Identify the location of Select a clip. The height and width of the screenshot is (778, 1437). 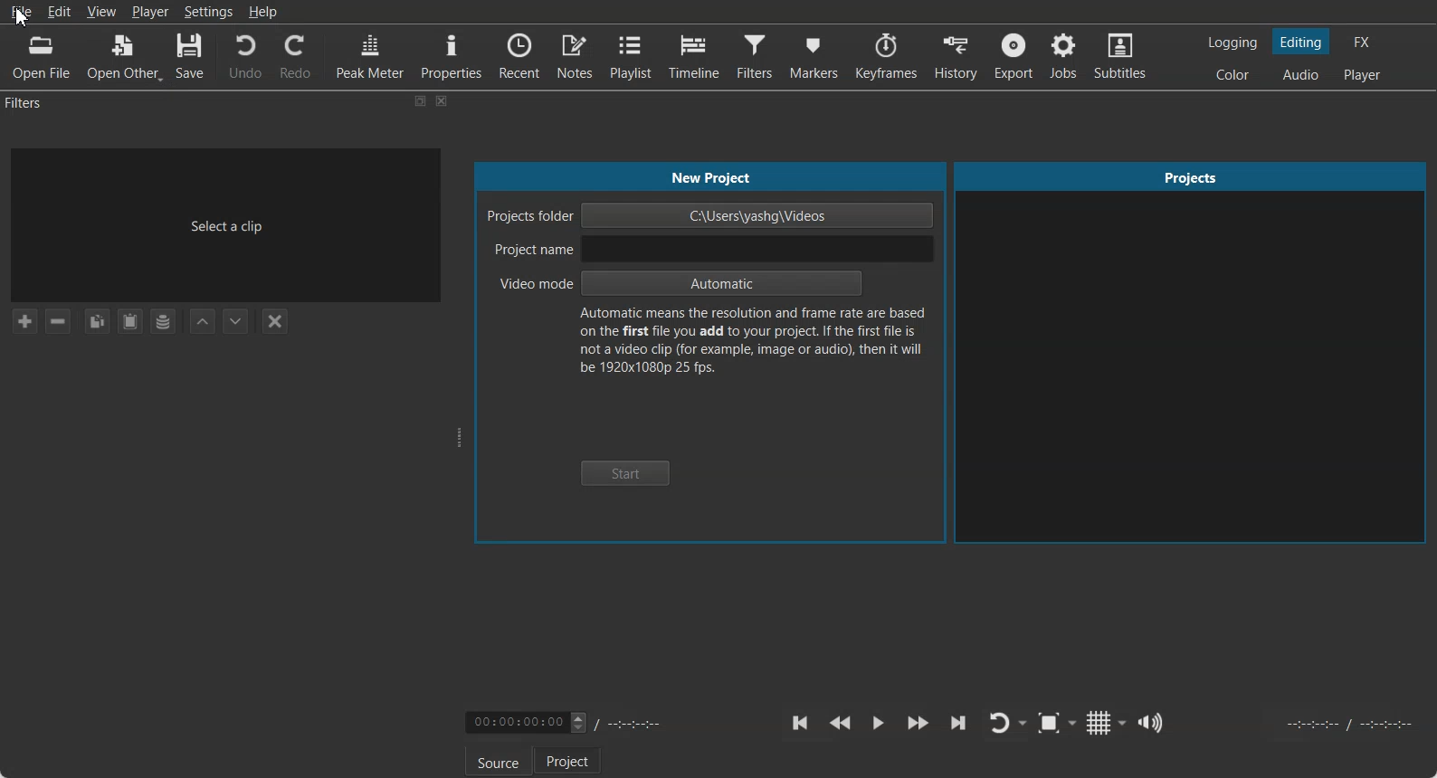
(226, 223).